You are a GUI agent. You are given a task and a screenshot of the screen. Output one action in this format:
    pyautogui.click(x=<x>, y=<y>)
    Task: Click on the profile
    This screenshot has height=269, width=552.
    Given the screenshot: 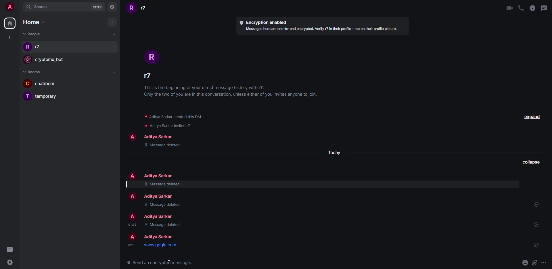 What is the action you would take?
    pyautogui.click(x=131, y=8)
    